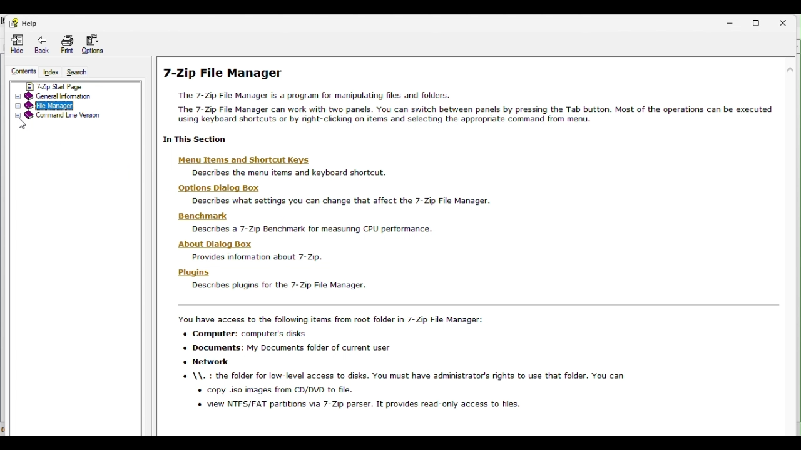 Image resolution: width=801 pixels, height=450 pixels. Describe the element at coordinates (196, 274) in the screenshot. I see `Plugins` at that location.